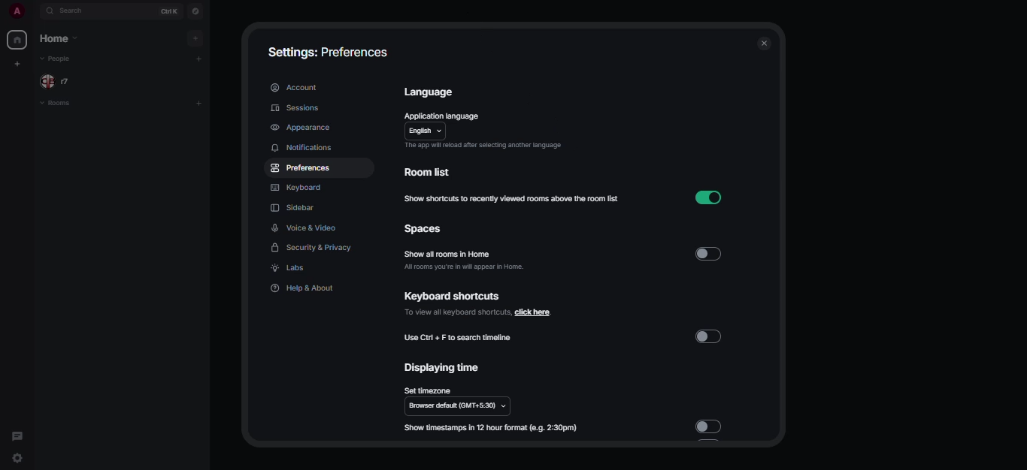 This screenshot has width=1027, height=470. What do you see at coordinates (59, 82) in the screenshot?
I see `people` at bounding box center [59, 82].